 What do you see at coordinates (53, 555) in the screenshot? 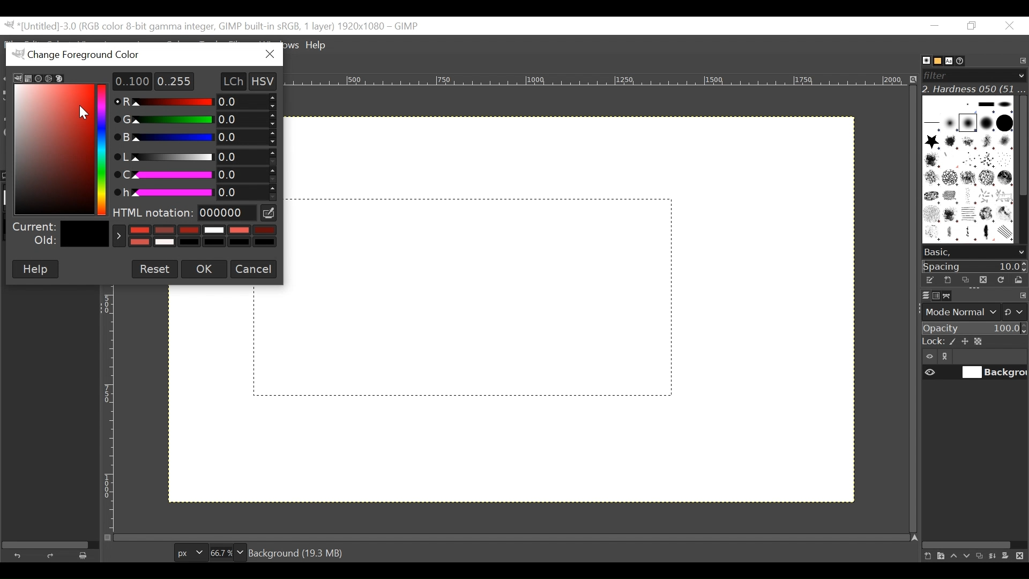
I see `Redo` at bounding box center [53, 555].